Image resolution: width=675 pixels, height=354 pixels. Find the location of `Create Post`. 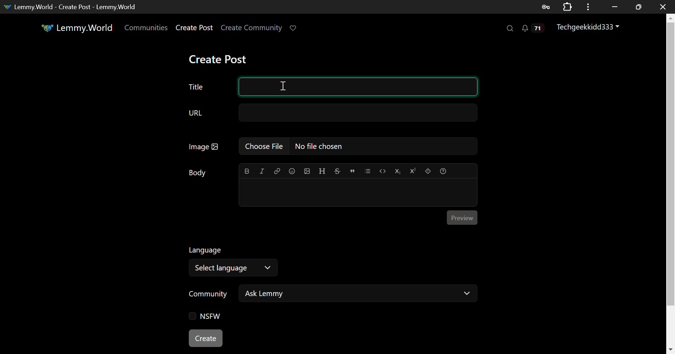

Create Post is located at coordinates (206, 337).